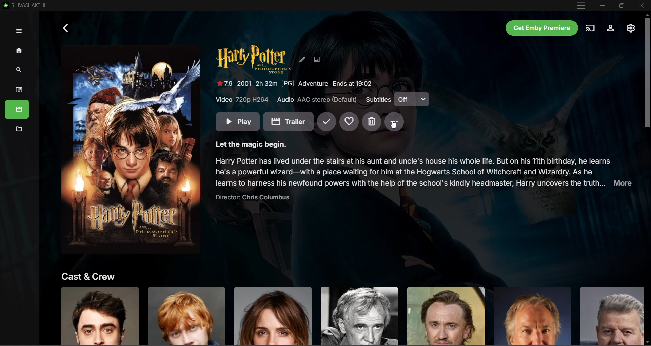  What do you see at coordinates (646, 179) in the screenshot?
I see `Vertical Scroll Bar` at bounding box center [646, 179].